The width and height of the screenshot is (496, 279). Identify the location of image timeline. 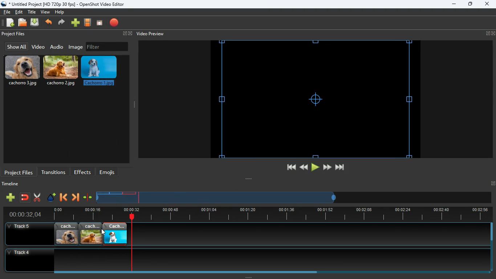
(102, 193).